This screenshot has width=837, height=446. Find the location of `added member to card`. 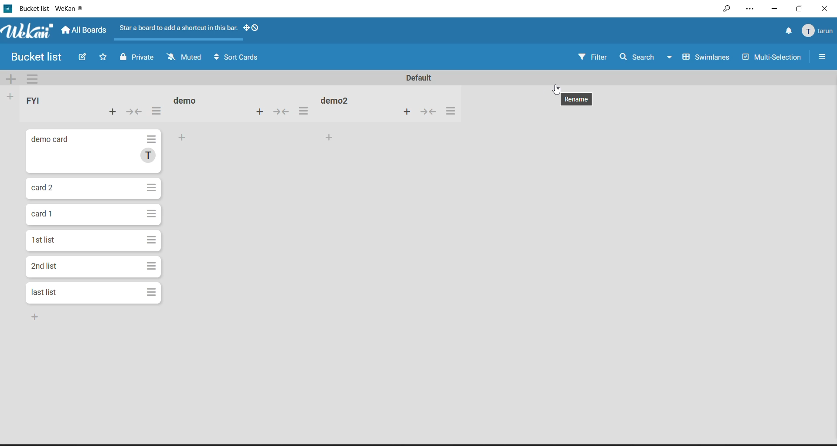

added member to card is located at coordinates (146, 156).